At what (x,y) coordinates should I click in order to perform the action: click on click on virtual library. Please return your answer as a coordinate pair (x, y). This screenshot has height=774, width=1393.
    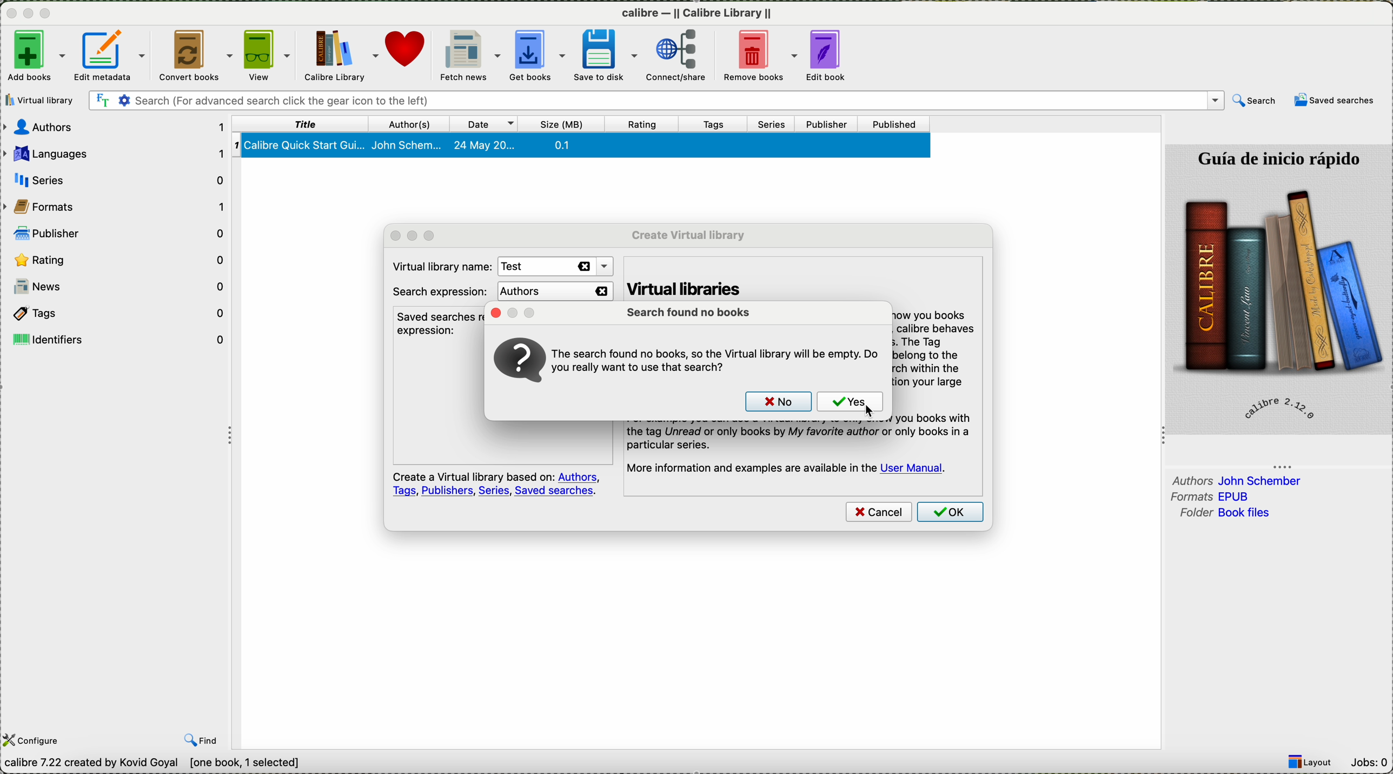
    Looking at the image, I should click on (42, 100).